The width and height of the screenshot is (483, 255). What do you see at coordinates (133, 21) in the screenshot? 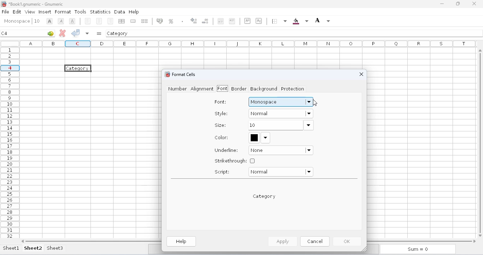
I see `merge a range of cells` at bounding box center [133, 21].